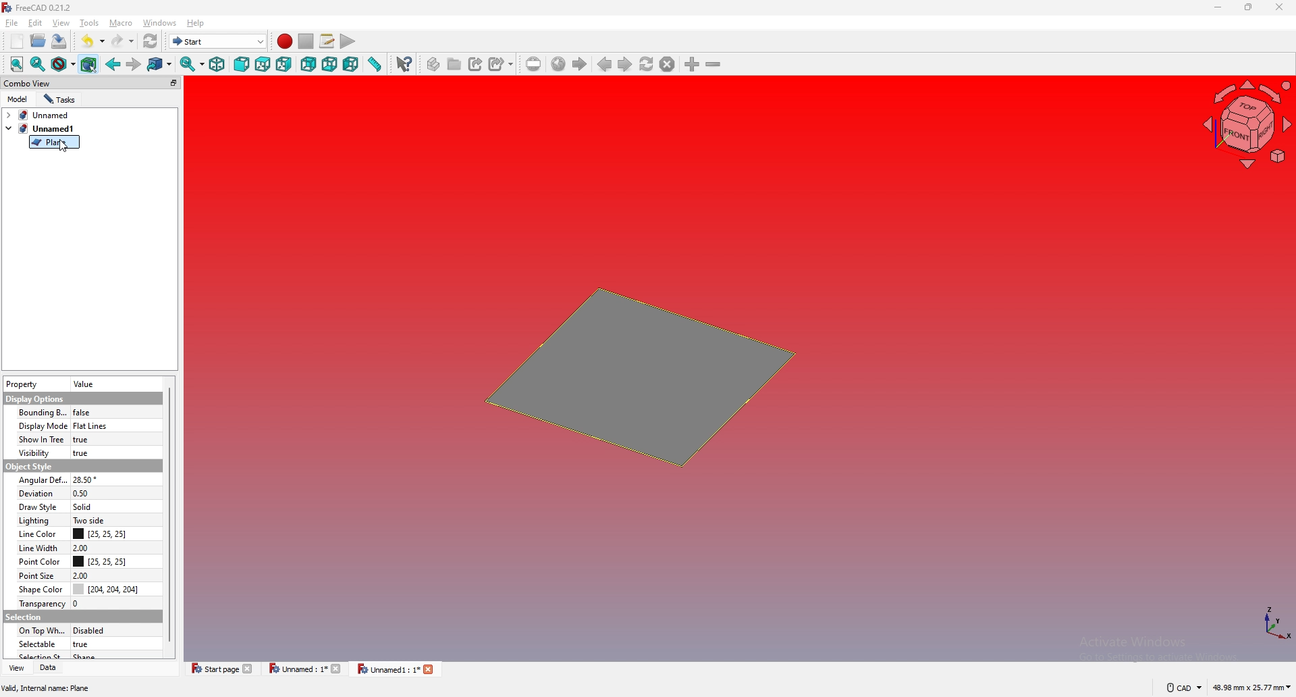  What do you see at coordinates (308, 65) in the screenshot?
I see `rear` at bounding box center [308, 65].